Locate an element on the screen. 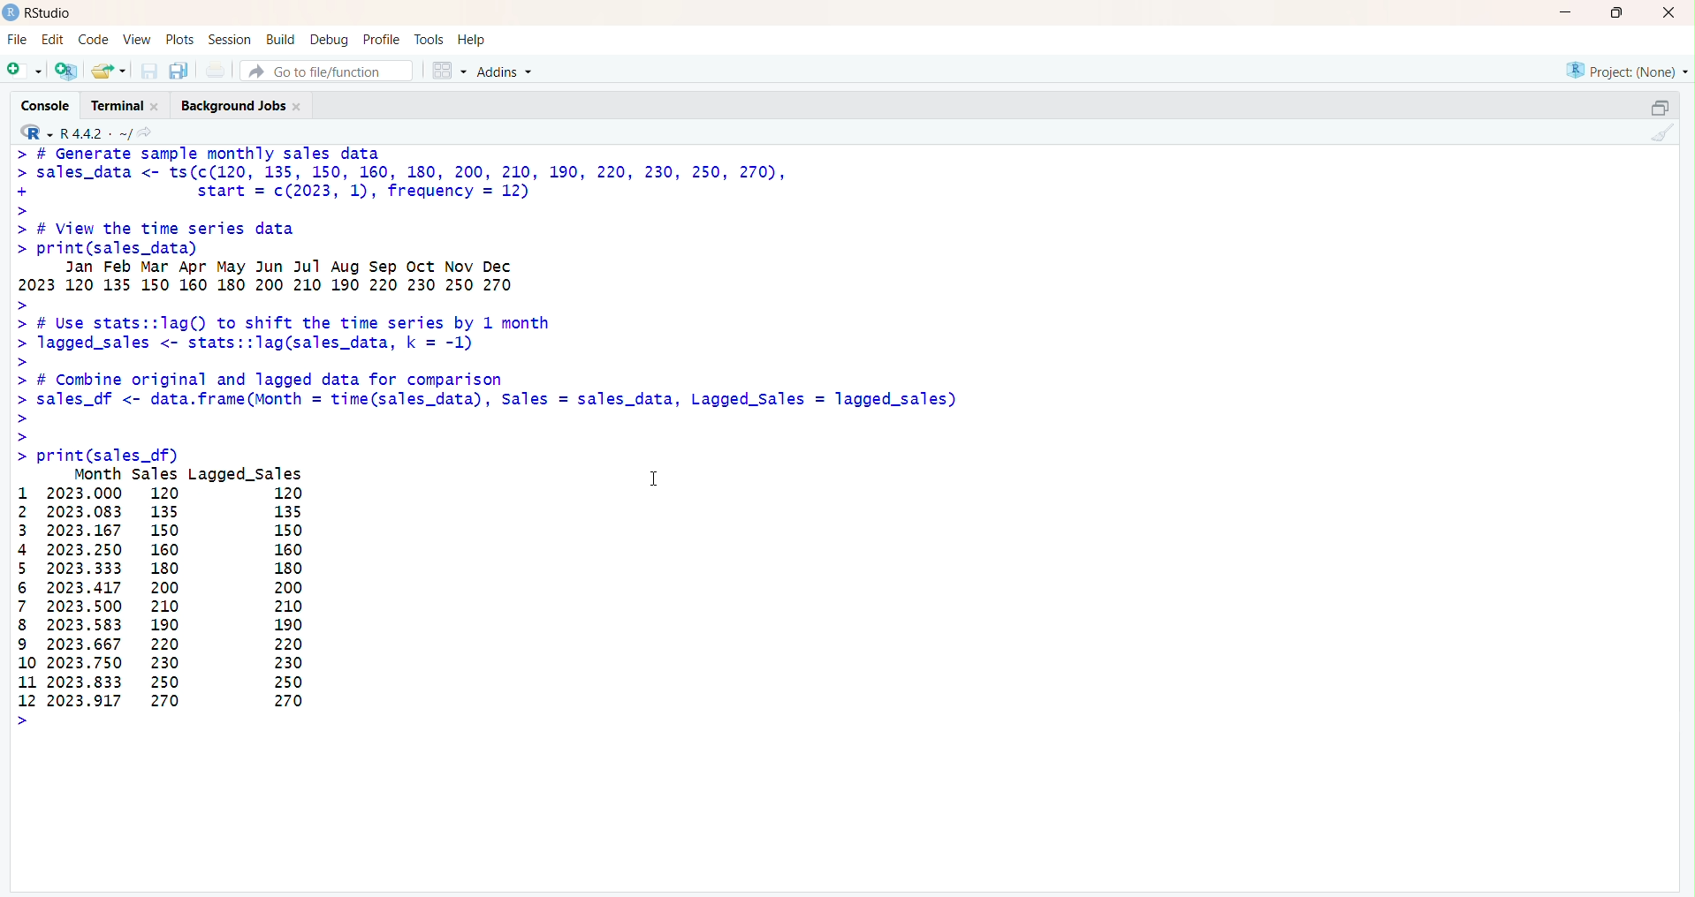  print(sales_df) is located at coordinates (120, 454).